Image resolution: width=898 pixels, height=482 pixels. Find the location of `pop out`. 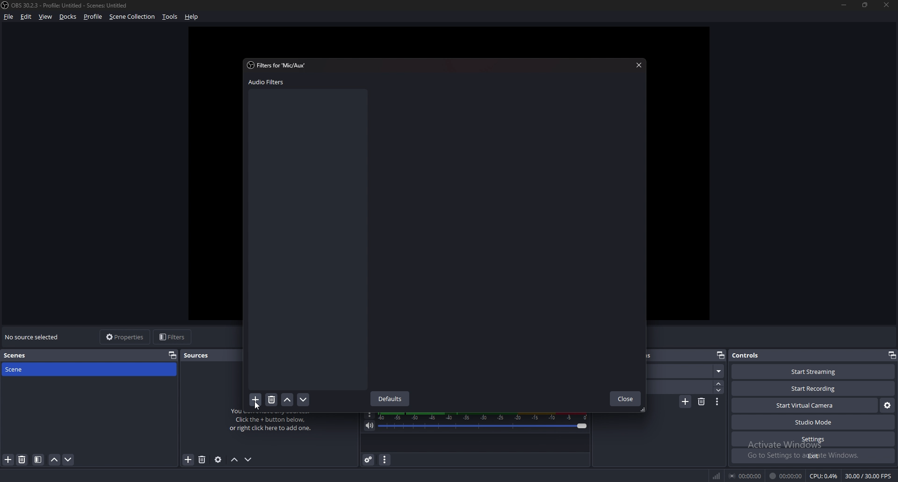

pop out is located at coordinates (720, 355).